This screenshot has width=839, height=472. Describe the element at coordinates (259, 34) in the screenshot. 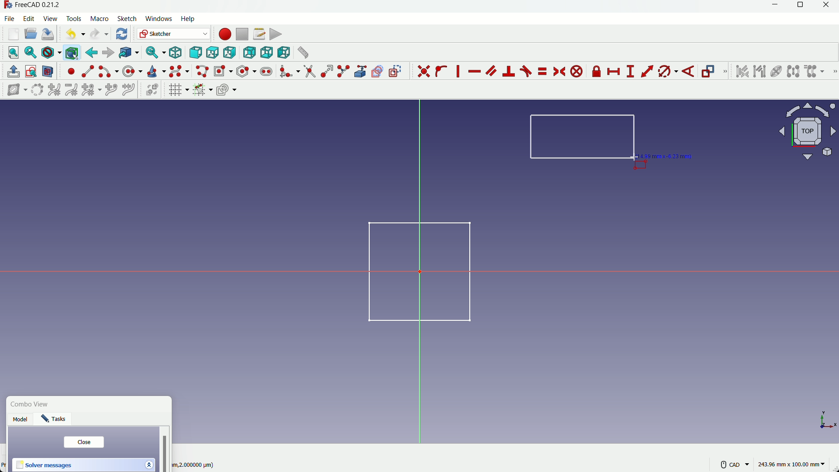

I see `macros setting` at that location.